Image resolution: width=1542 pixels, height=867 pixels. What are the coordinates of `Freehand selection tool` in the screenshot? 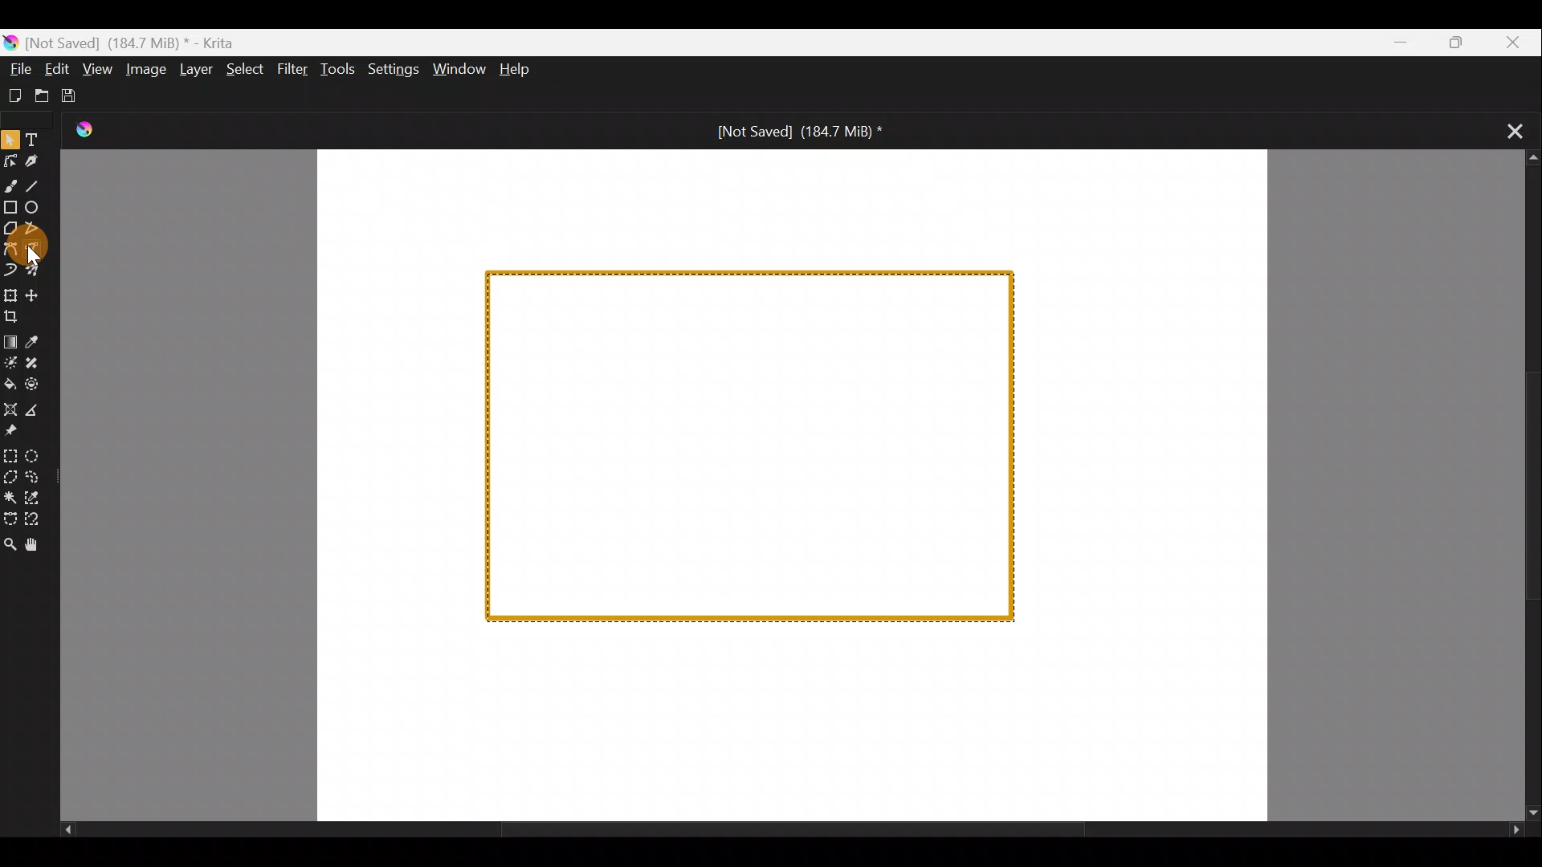 It's located at (42, 479).